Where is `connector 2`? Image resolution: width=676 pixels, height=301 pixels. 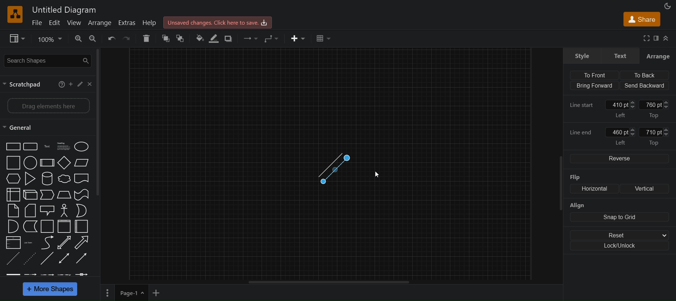 connector 2 is located at coordinates (31, 275).